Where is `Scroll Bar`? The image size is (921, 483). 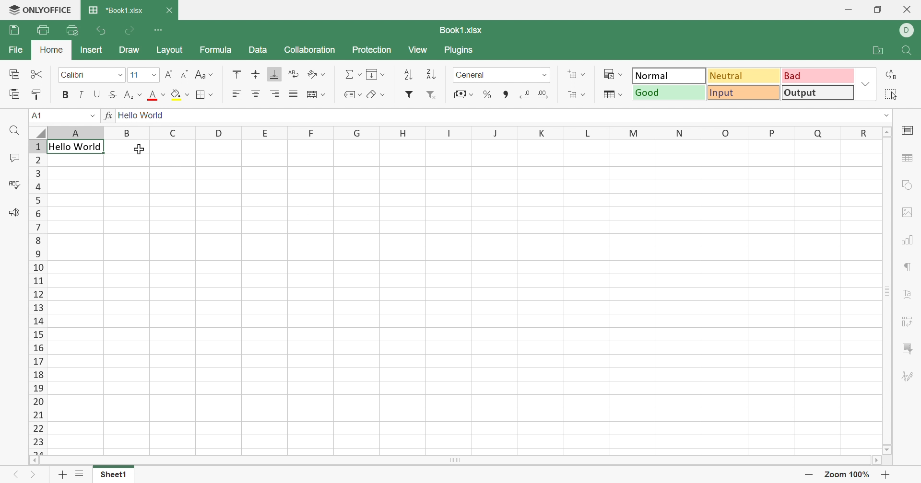 Scroll Bar is located at coordinates (886, 291).